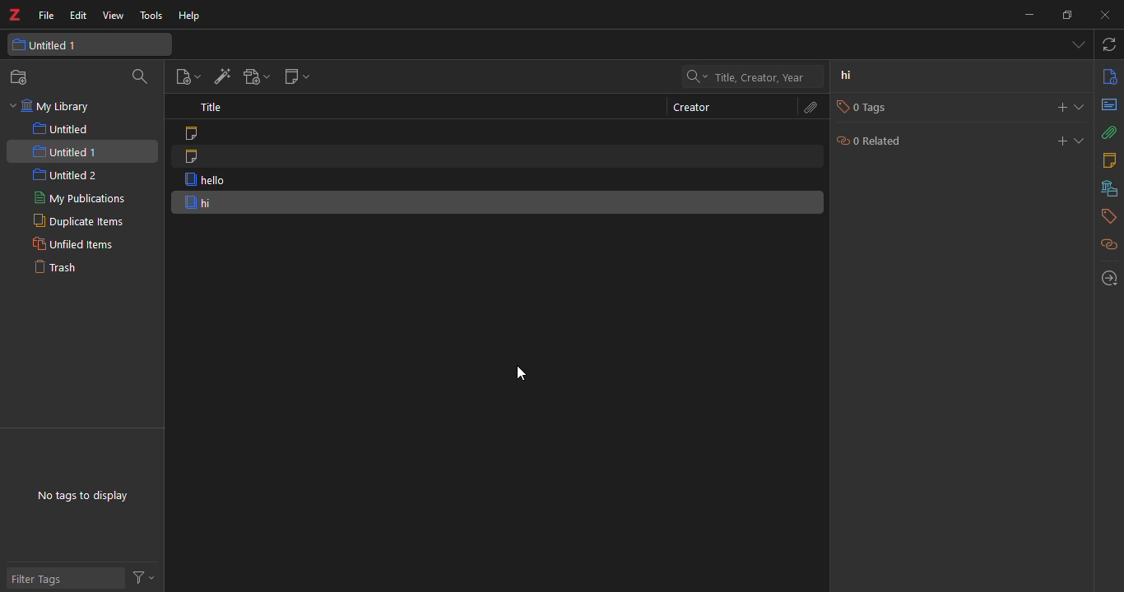 The height and width of the screenshot is (592, 1124). Describe the element at coordinates (74, 244) in the screenshot. I see `unfiled items` at that location.